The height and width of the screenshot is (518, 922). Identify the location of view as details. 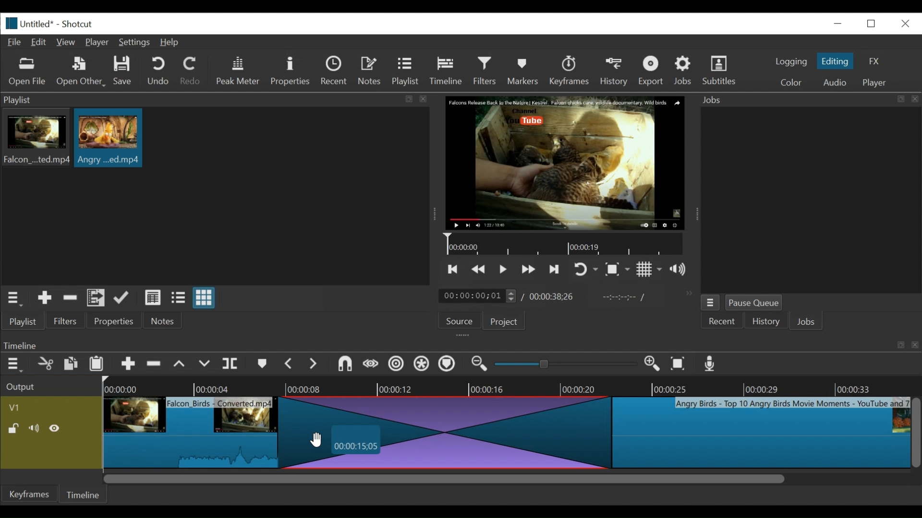
(153, 297).